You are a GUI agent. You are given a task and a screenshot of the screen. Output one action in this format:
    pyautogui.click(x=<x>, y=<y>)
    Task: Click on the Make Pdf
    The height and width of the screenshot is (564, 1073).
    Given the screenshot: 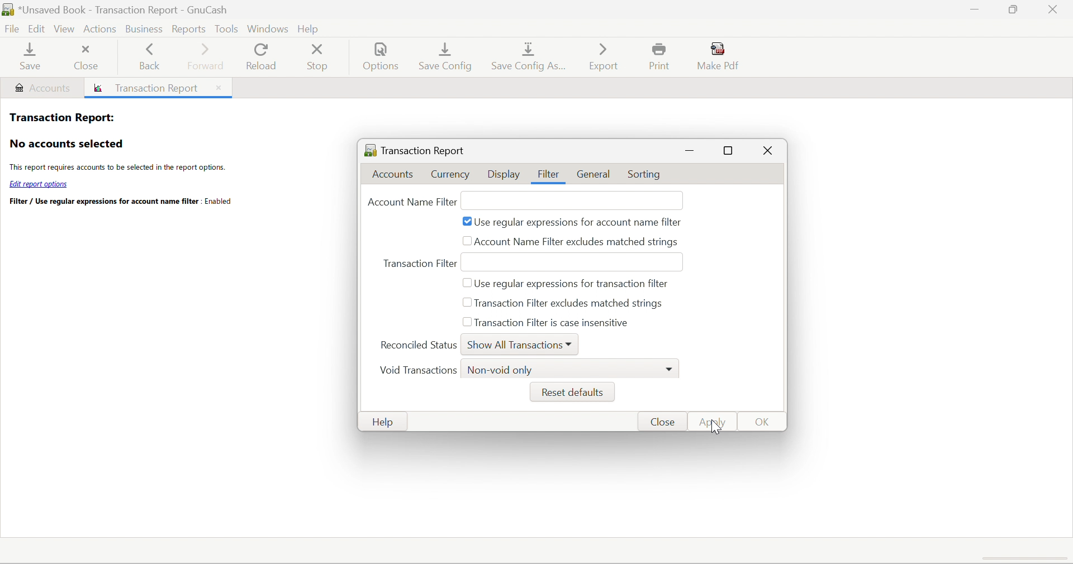 What is the action you would take?
    pyautogui.click(x=721, y=56)
    